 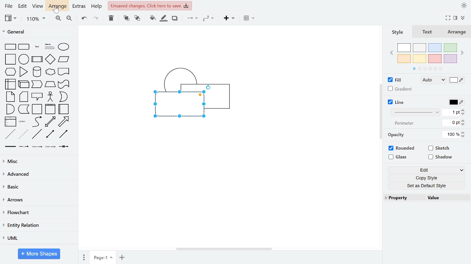 What do you see at coordinates (191, 95) in the screenshot?
I see `diagram` at bounding box center [191, 95].